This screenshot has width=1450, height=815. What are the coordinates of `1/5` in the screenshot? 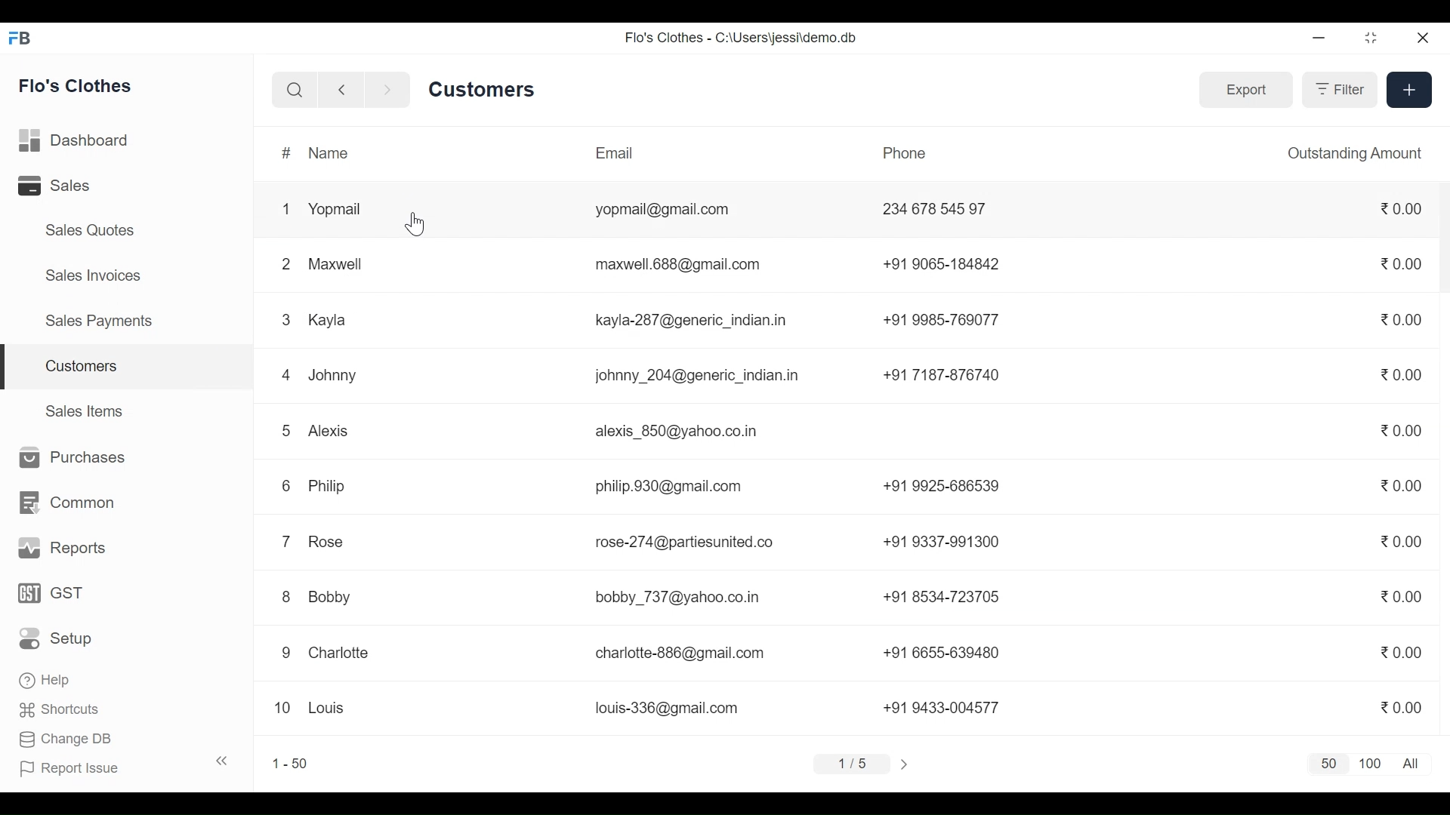 It's located at (849, 764).